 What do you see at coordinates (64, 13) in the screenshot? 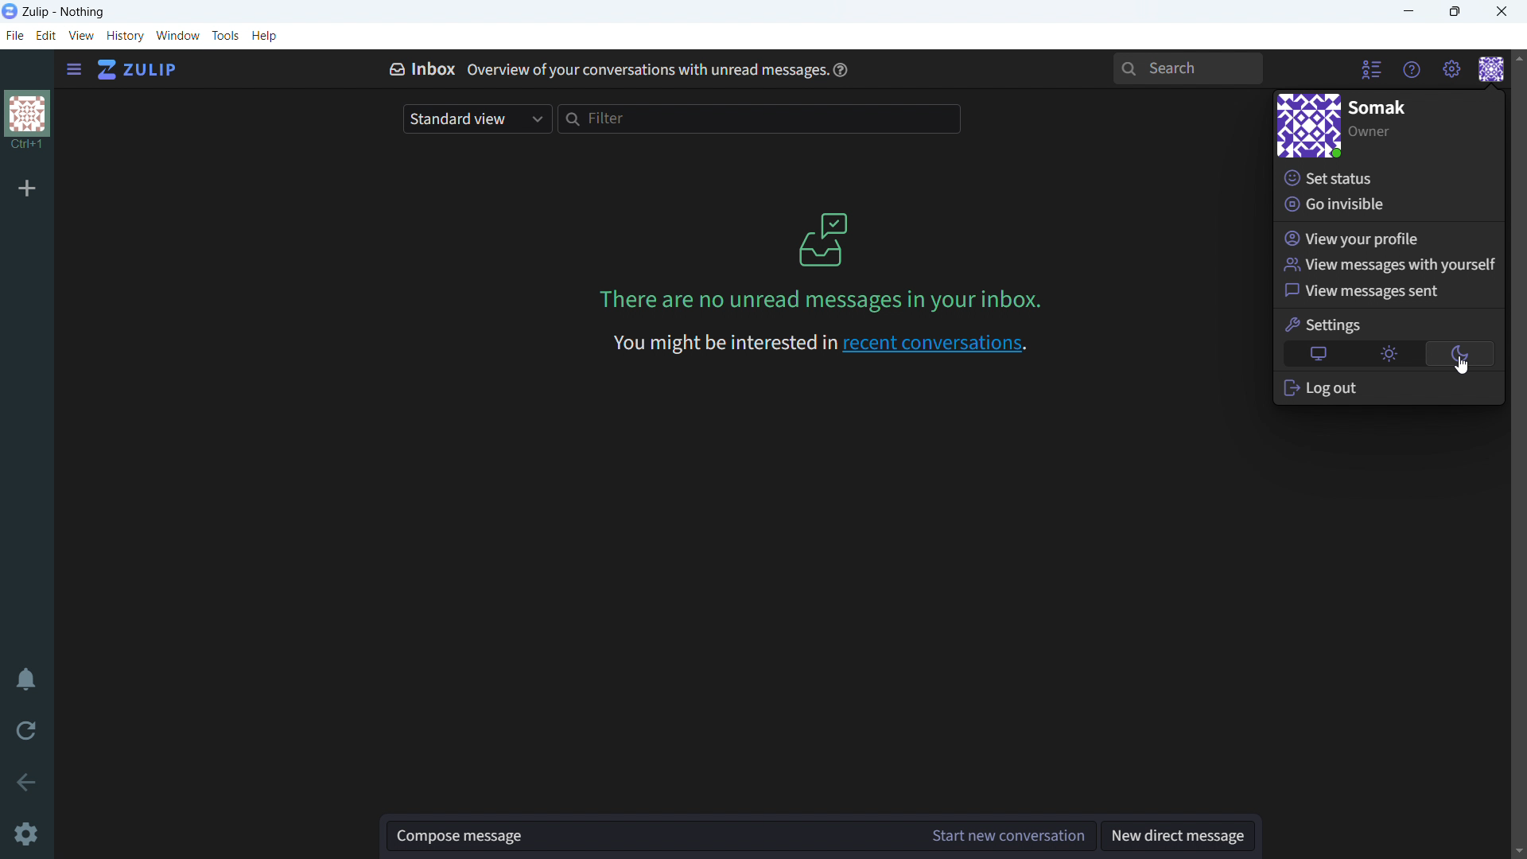
I see `title` at bounding box center [64, 13].